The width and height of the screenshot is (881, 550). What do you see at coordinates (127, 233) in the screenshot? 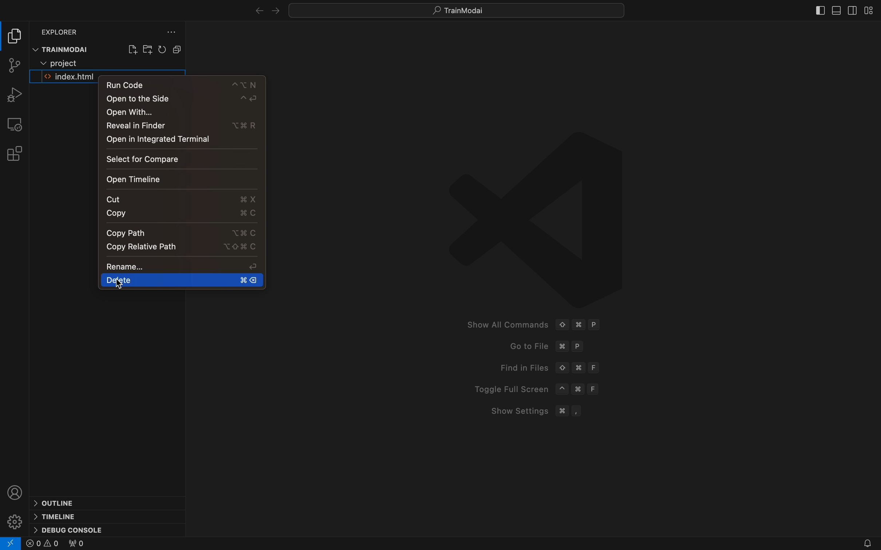
I see `copy path` at bounding box center [127, 233].